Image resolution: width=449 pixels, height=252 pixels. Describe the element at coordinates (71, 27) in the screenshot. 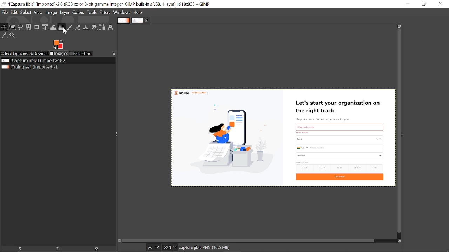

I see `Paintbrush tool` at that location.